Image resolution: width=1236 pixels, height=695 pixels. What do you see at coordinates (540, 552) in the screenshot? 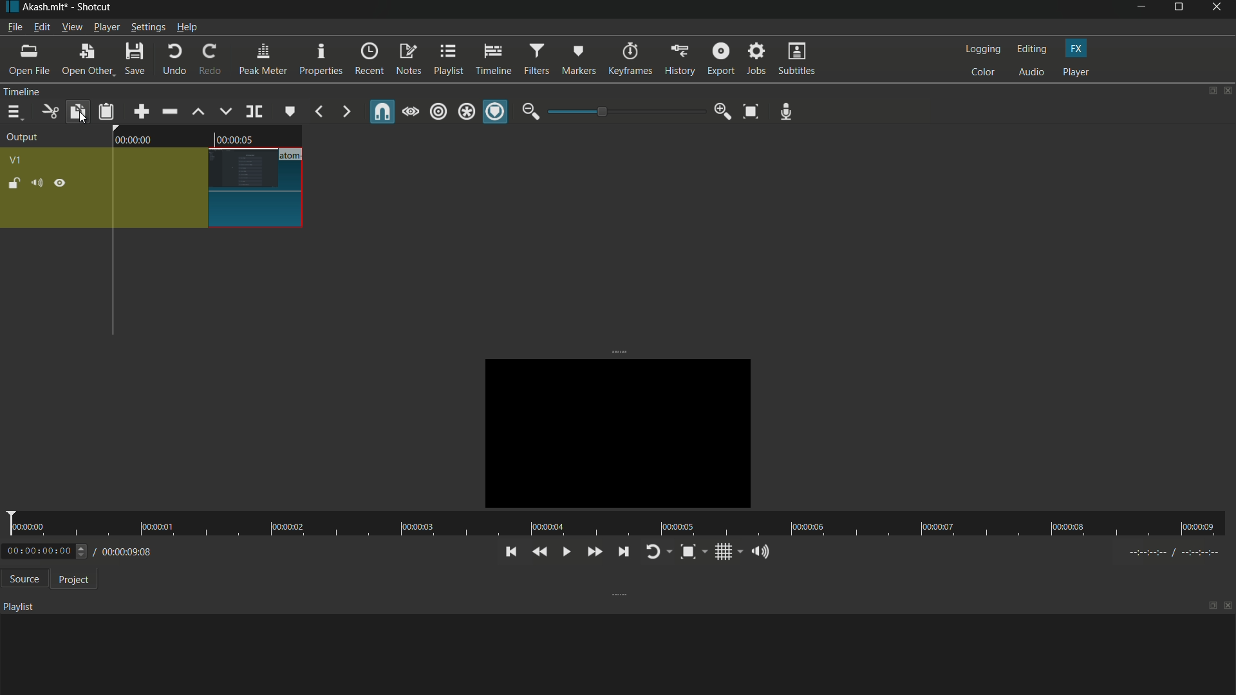
I see `quickly play backward` at bounding box center [540, 552].